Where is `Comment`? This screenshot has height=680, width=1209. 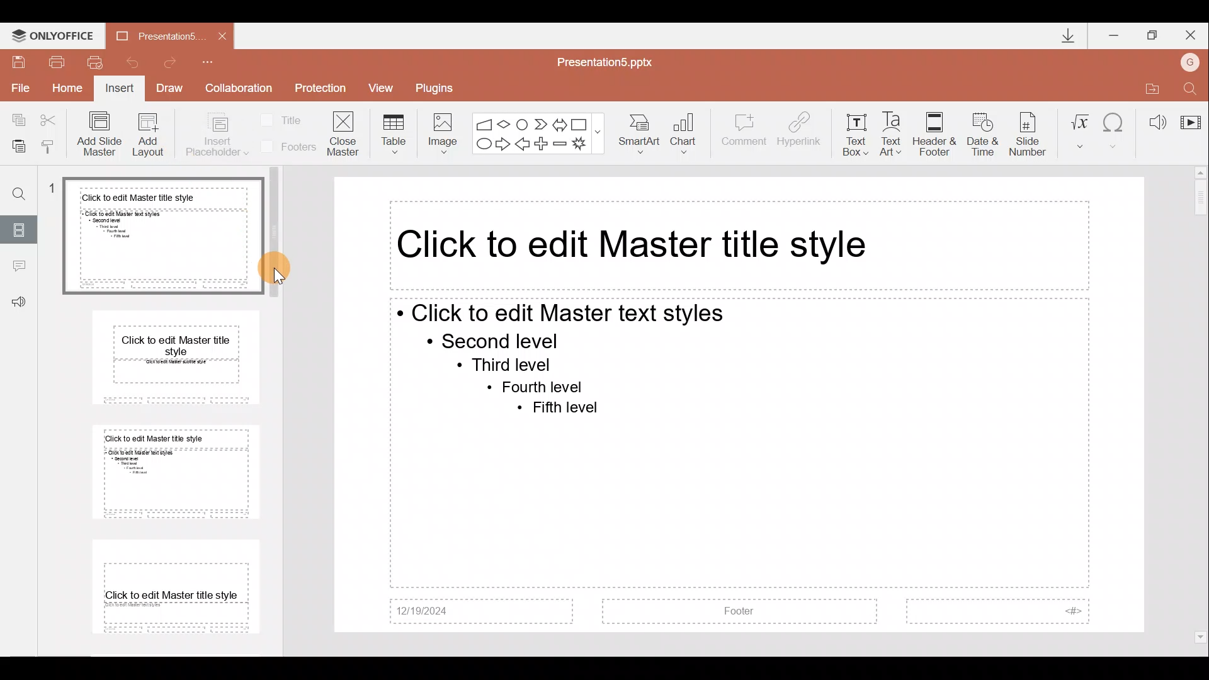 Comment is located at coordinates (744, 135).